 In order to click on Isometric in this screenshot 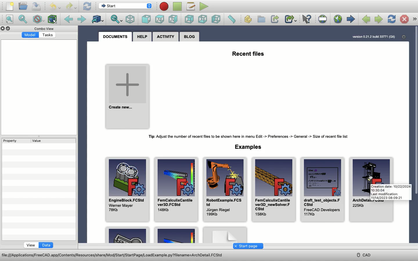, I will do `click(130, 19)`.